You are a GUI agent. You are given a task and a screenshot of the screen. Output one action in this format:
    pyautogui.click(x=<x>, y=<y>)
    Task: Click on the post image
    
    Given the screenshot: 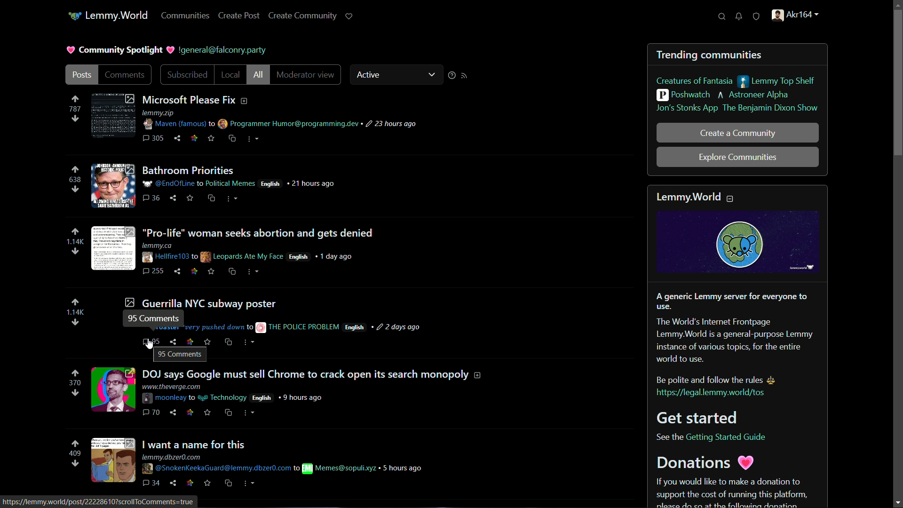 What is the action you would take?
    pyautogui.click(x=112, y=390)
    